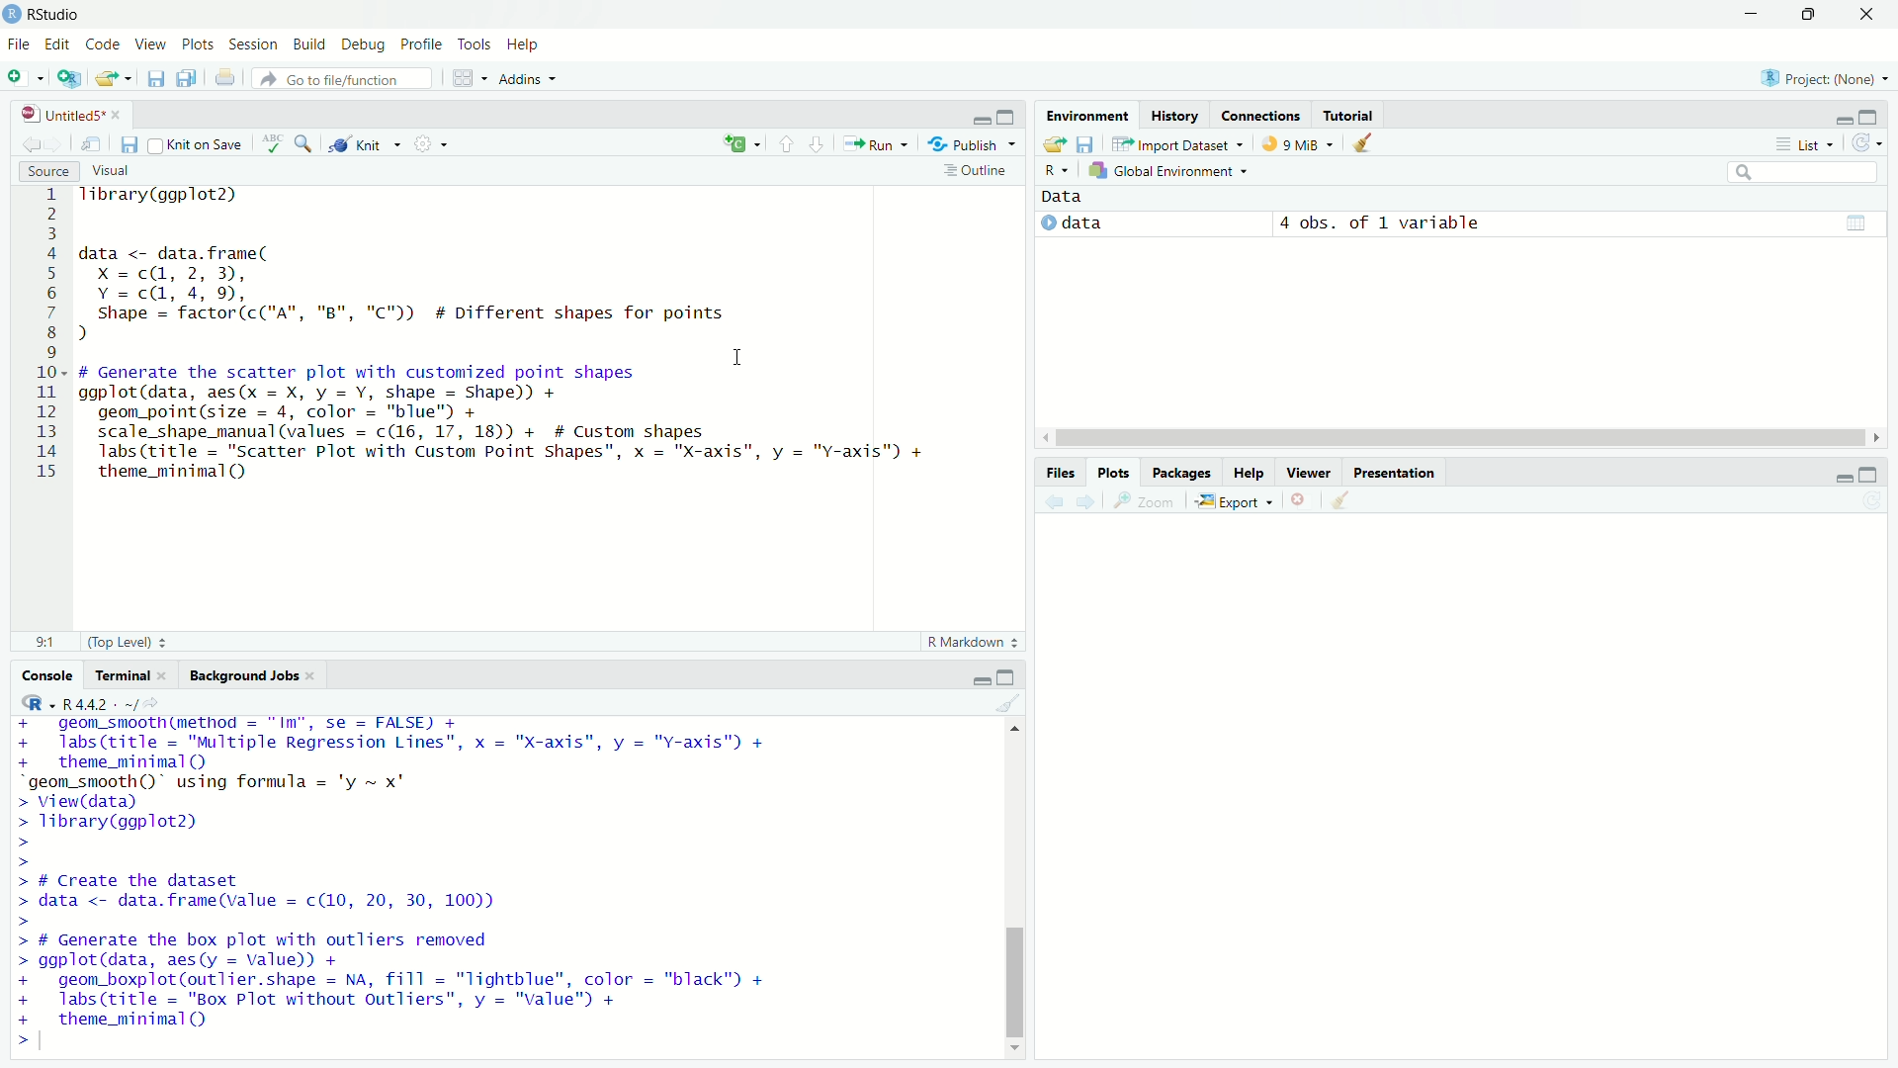  Describe the element at coordinates (1055, 144) in the screenshot. I see `Load workspace` at that location.